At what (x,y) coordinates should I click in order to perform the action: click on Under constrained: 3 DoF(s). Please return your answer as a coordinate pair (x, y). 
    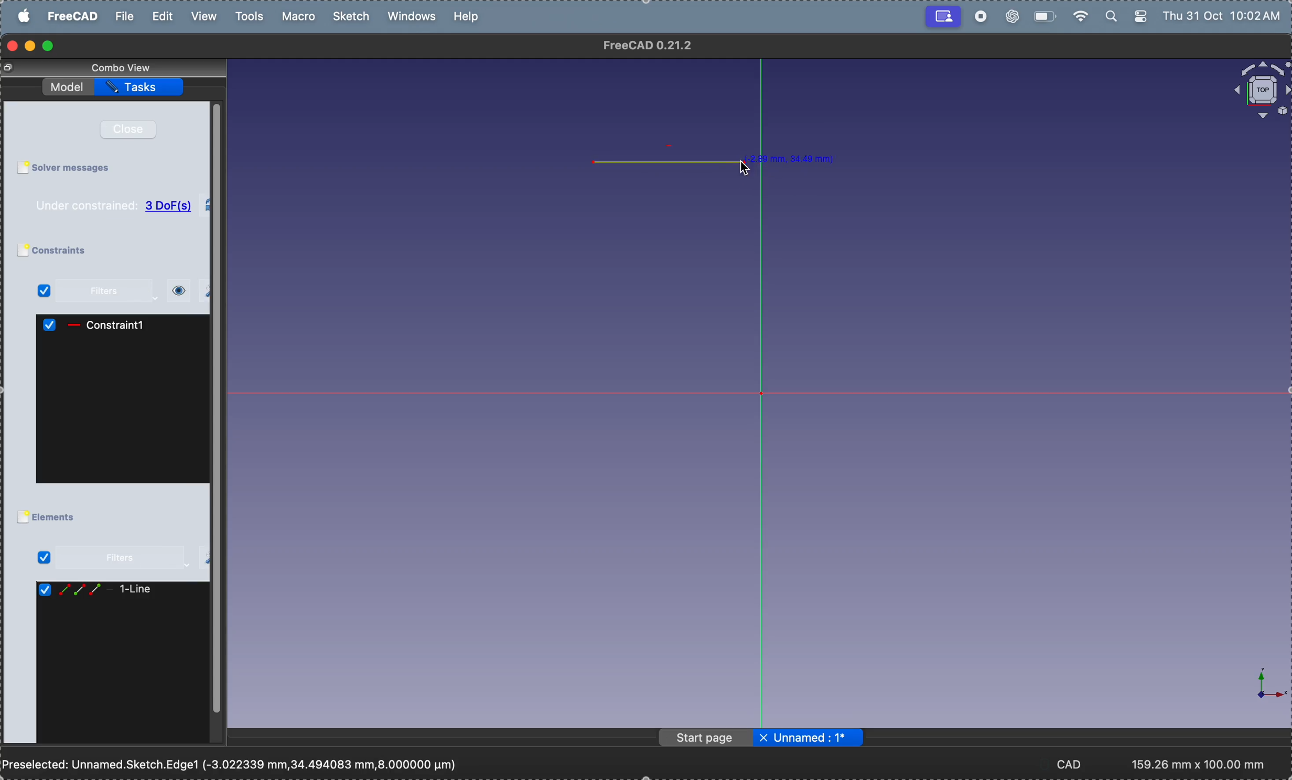
    Looking at the image, I should click on (115, 206).